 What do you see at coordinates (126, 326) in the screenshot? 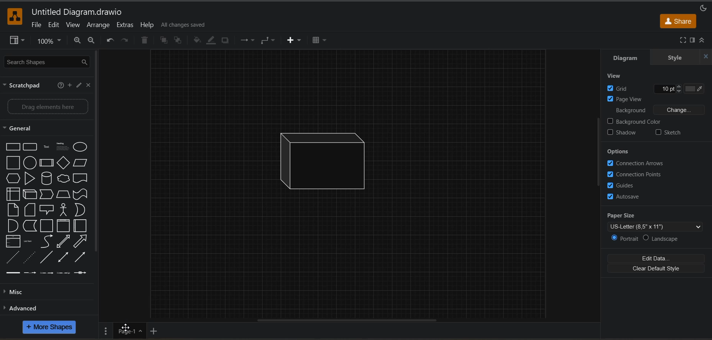
I see `Cursor` at bounding box center [126, 326].